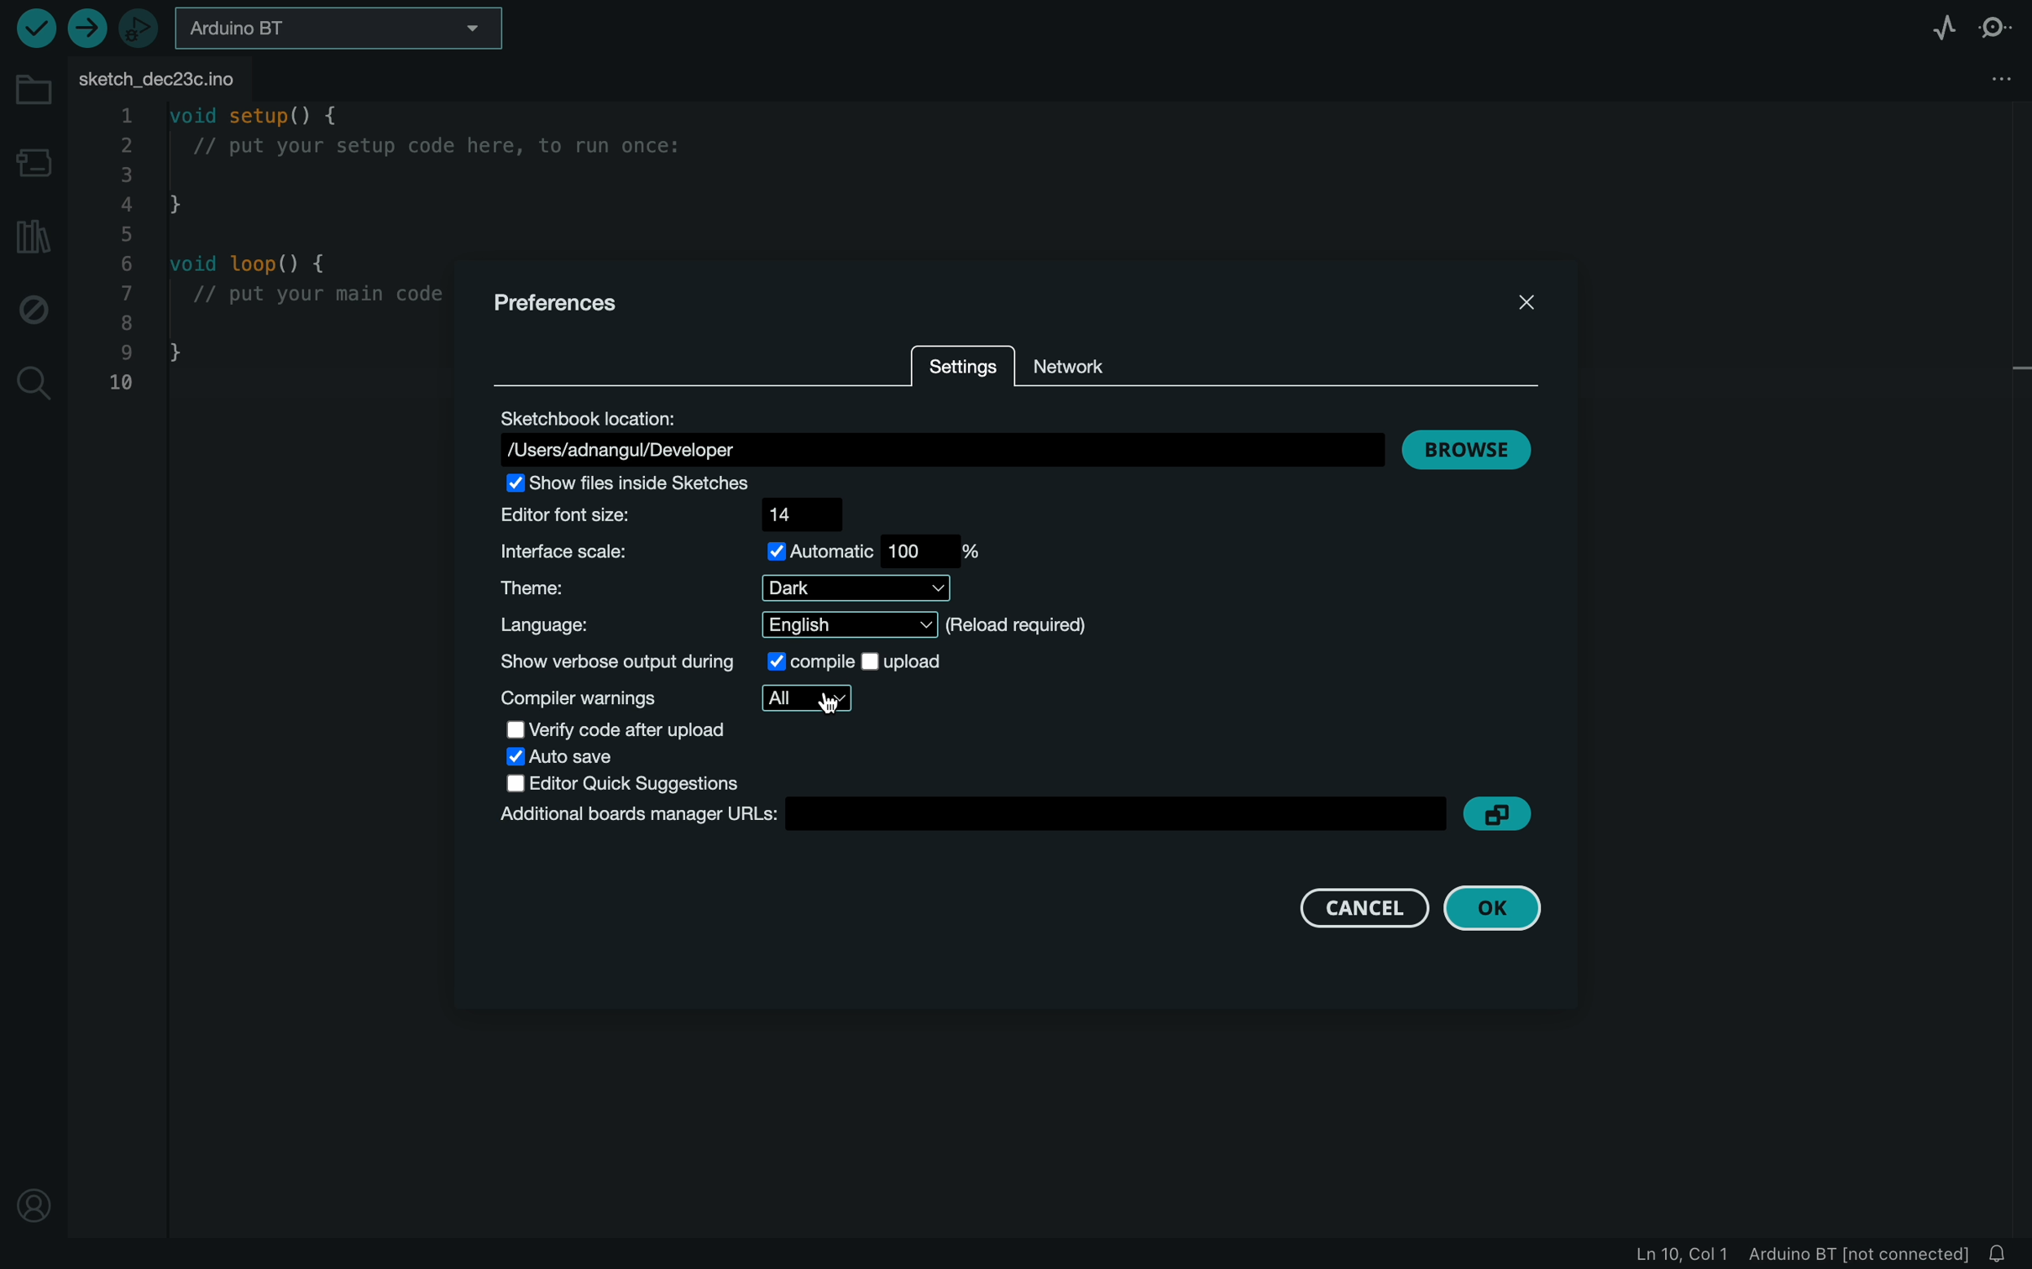 Image resolution: width=2032 pixels, height=1269 pixels. Describe the element at coordinates (34, 162) in the screenshot. I see `board manager` at that location.